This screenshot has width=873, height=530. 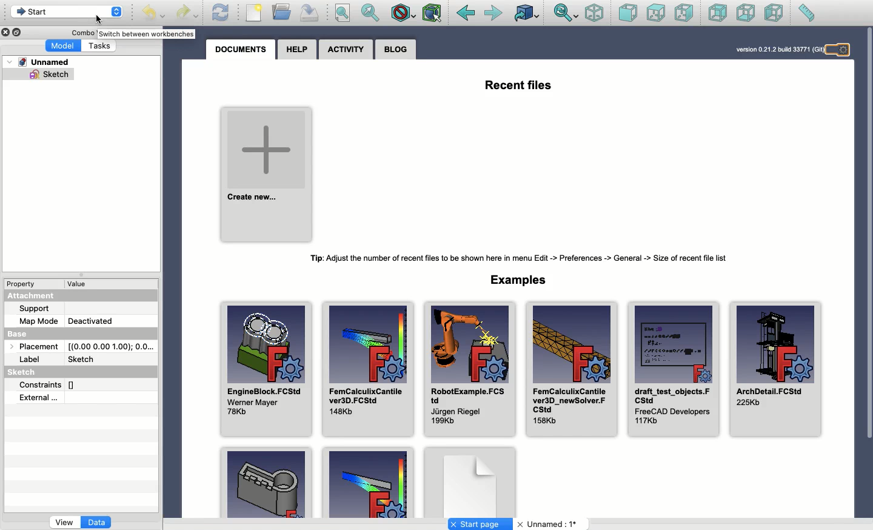 I want to click on (0.00 0.00 1.00); 0.0..., so click(x=113, y=346).